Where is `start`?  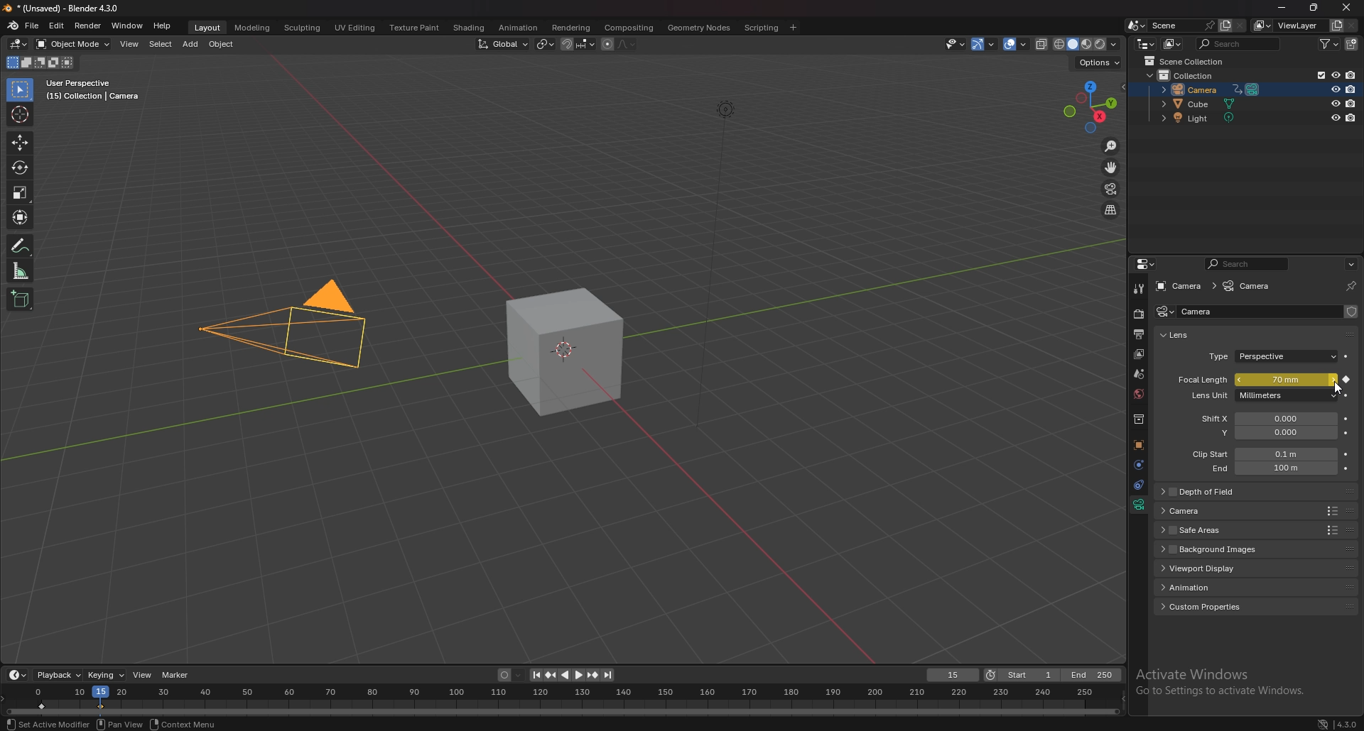 start is located at coordinates (1021, 676).